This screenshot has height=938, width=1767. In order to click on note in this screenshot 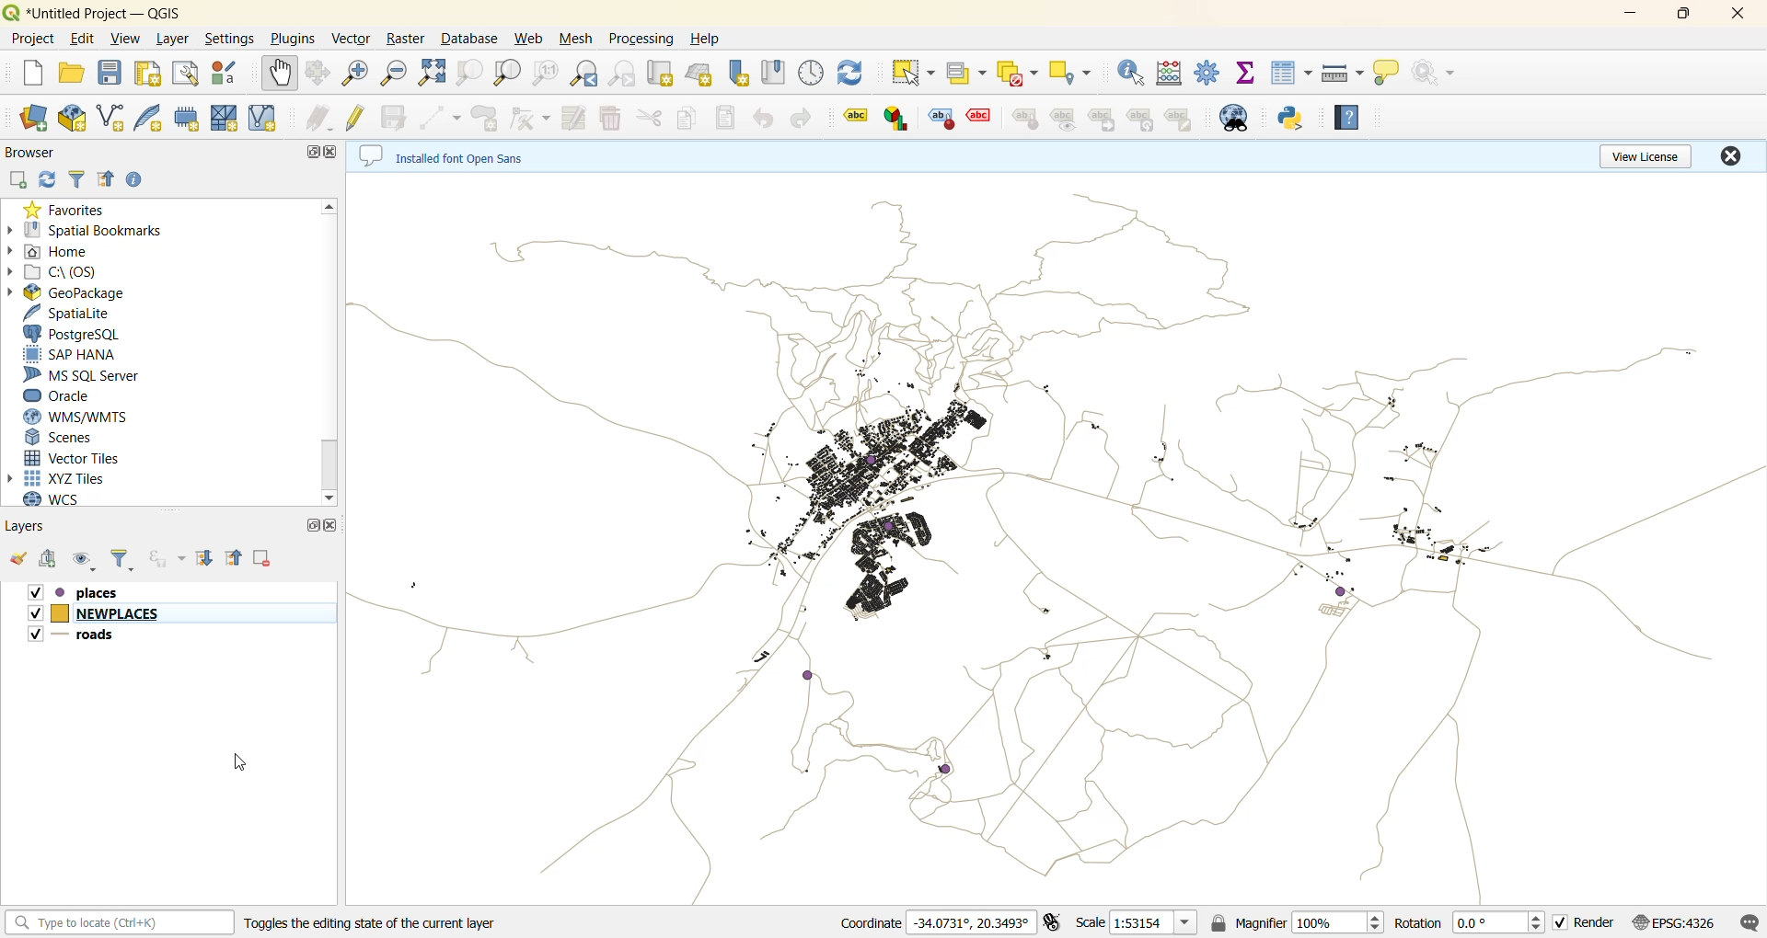, I will do `click(1180, 119)`.